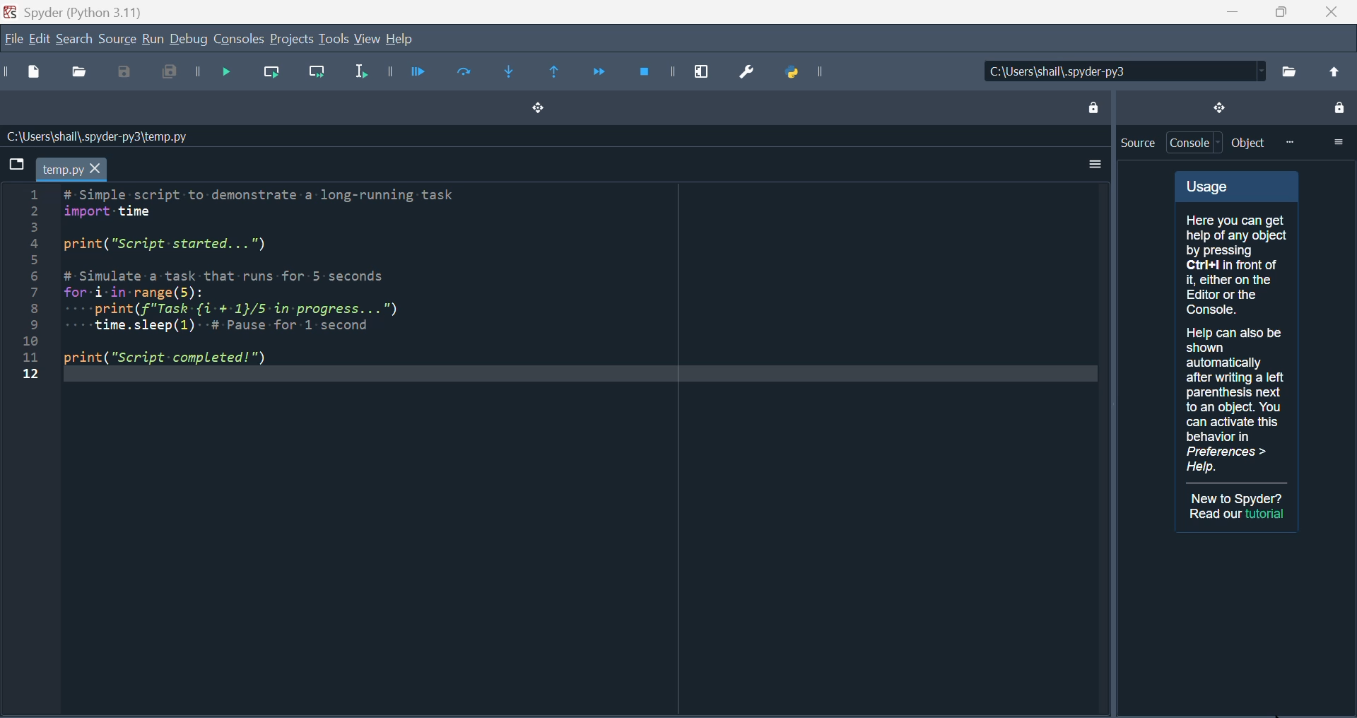 The width and height of the screenshot is (1357, 718). I want to click on lock, so click(1338, 110).